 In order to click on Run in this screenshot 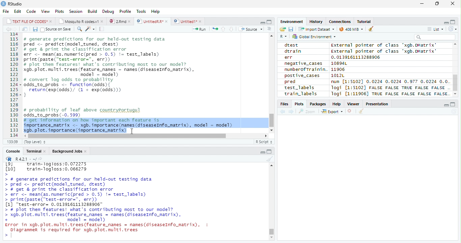, I will do `click(199, 29)`.